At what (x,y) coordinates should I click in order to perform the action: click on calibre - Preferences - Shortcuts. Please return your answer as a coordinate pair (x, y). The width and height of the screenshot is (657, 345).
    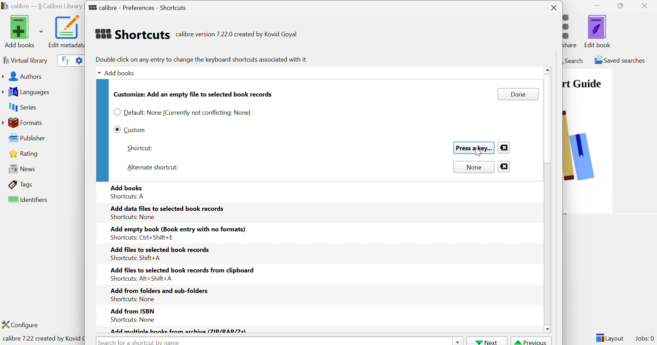
    Looking at the image, I should click on (138, 6).